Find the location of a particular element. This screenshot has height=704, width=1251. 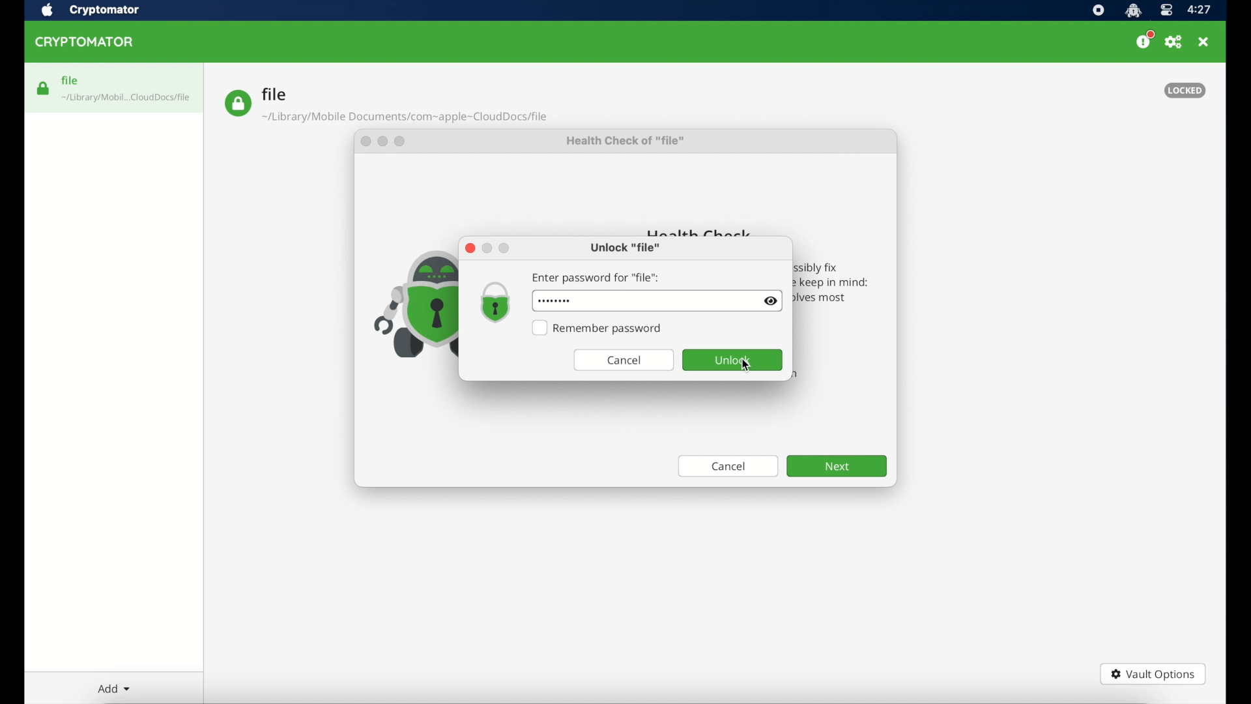

maximize is located at coordinates (505, 249).